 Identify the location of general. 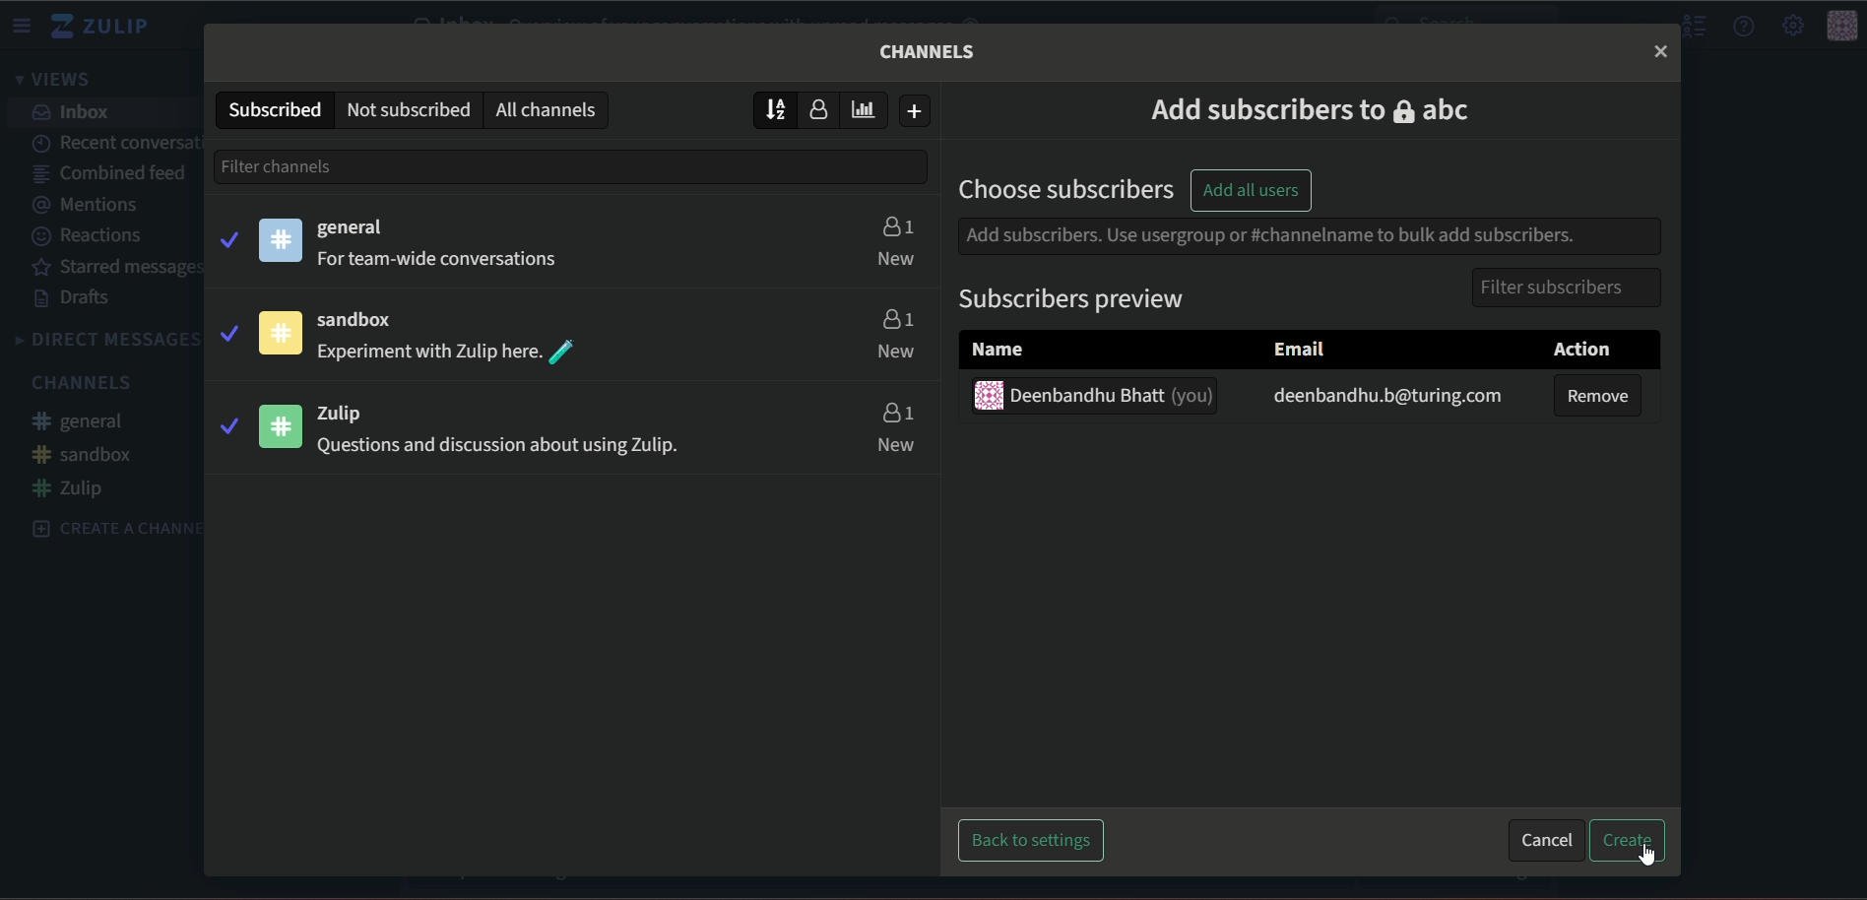
(355, 228).